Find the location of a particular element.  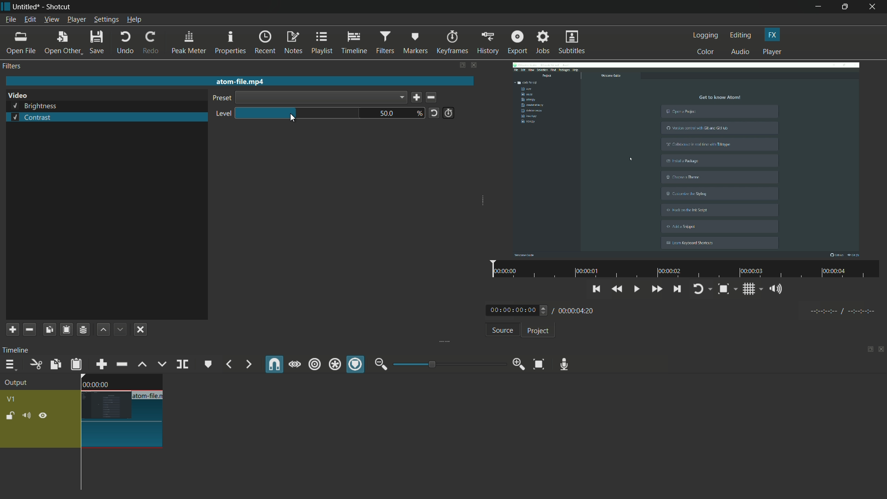

hide is located at coordinates (43, 416).